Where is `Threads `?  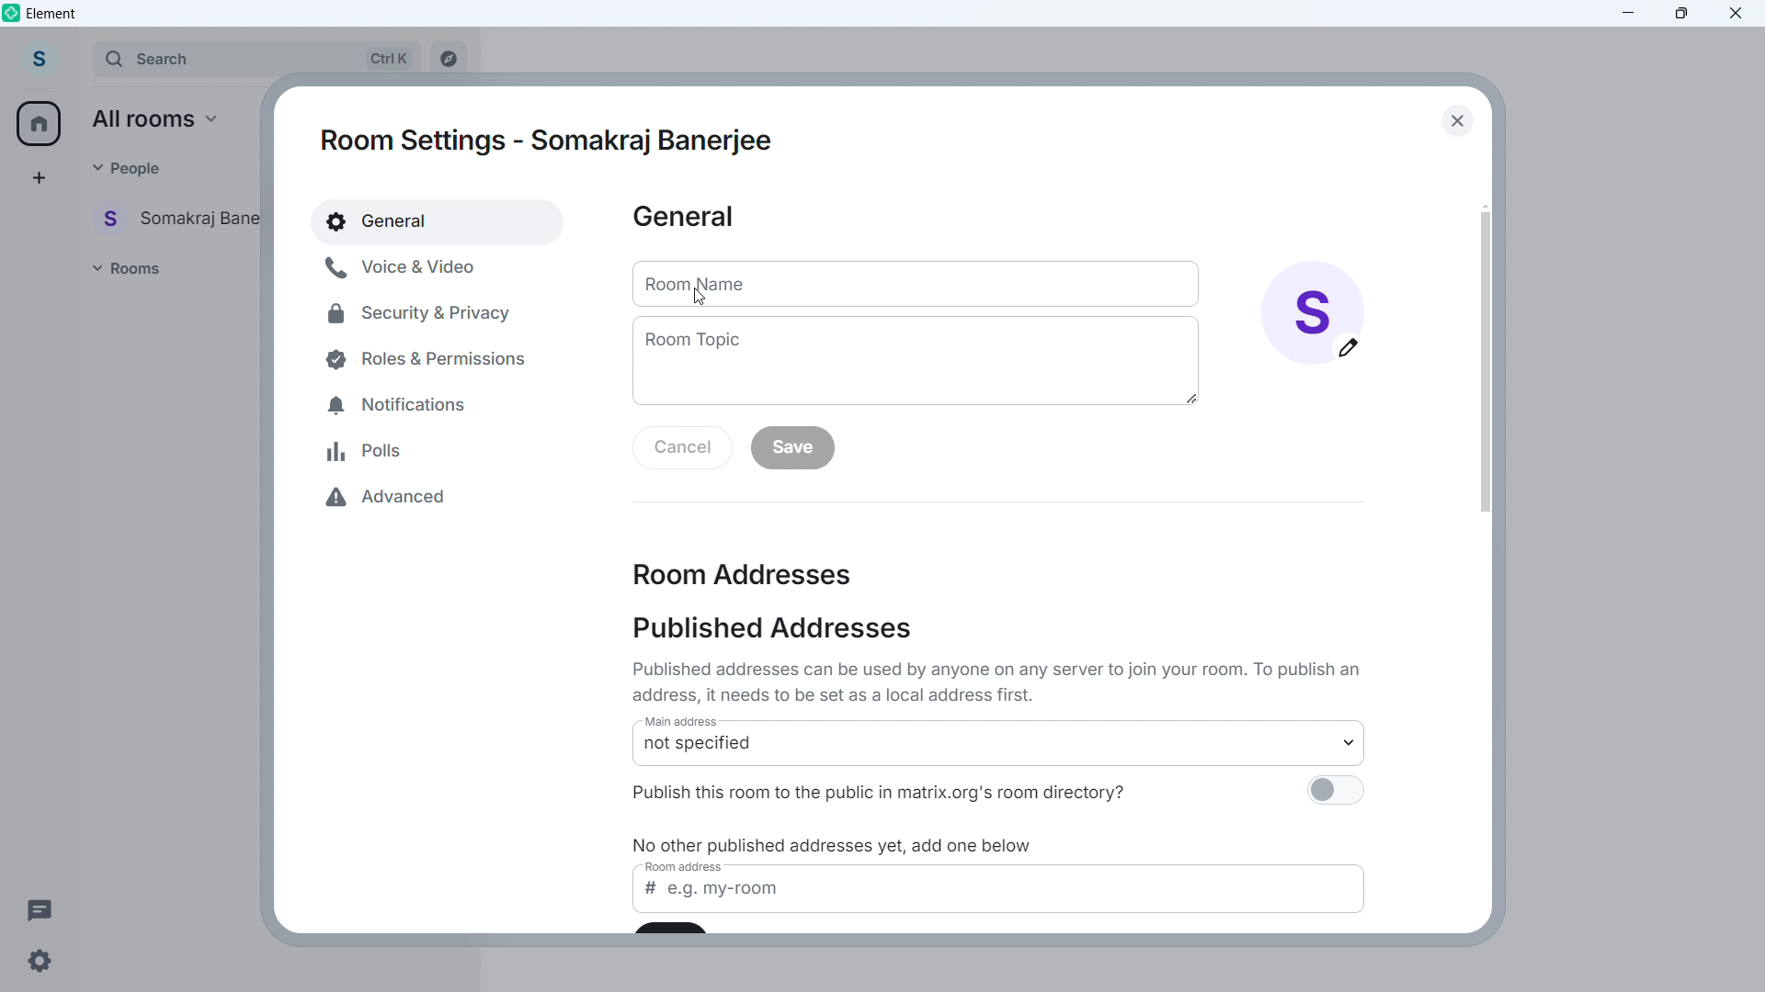
Threads  is located at coordinates (39, 908).